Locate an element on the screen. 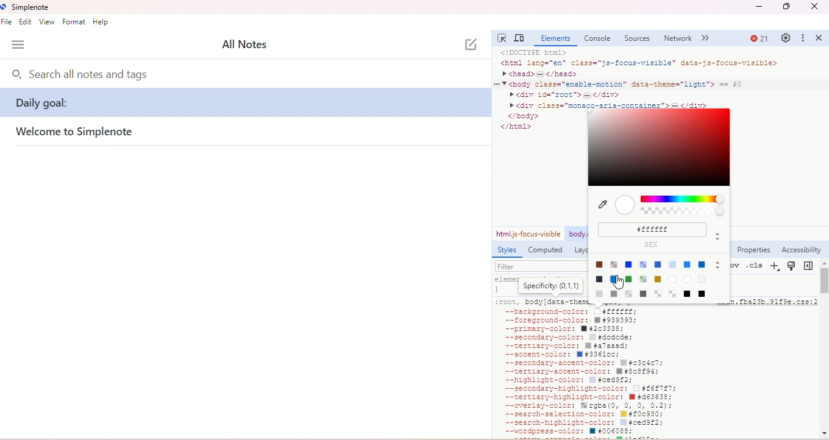 The width and height of the screenshot is (829, 440). search-selection-color is located at coordinates (580, 415).